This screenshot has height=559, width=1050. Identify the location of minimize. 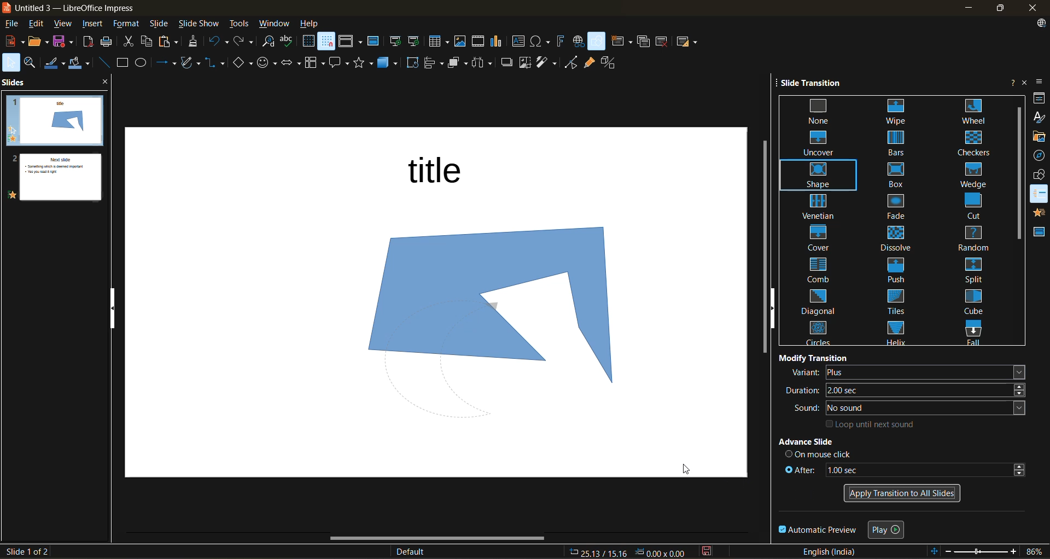
(972, 7).